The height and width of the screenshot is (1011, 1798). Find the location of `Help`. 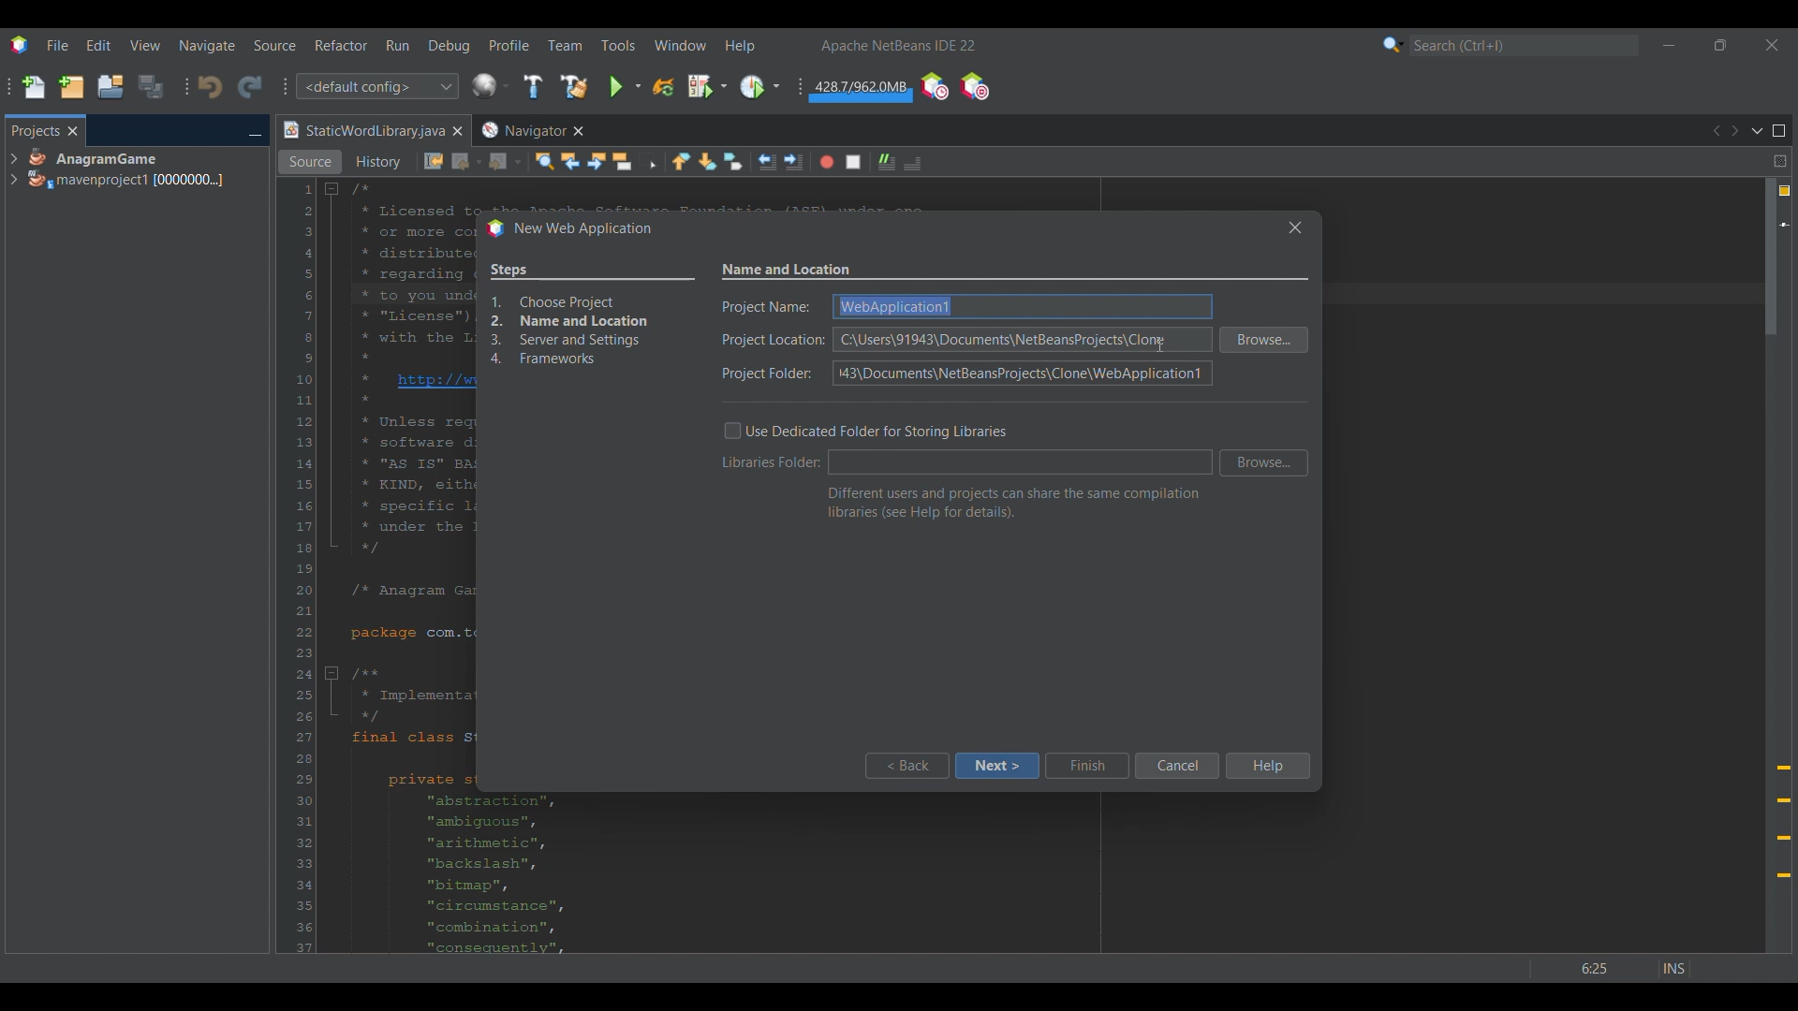

Help is located at coordinates (1266, 766).